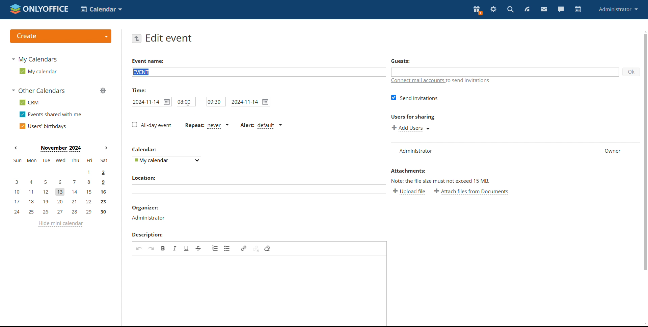  I want to click on current month, so click(61, 148).